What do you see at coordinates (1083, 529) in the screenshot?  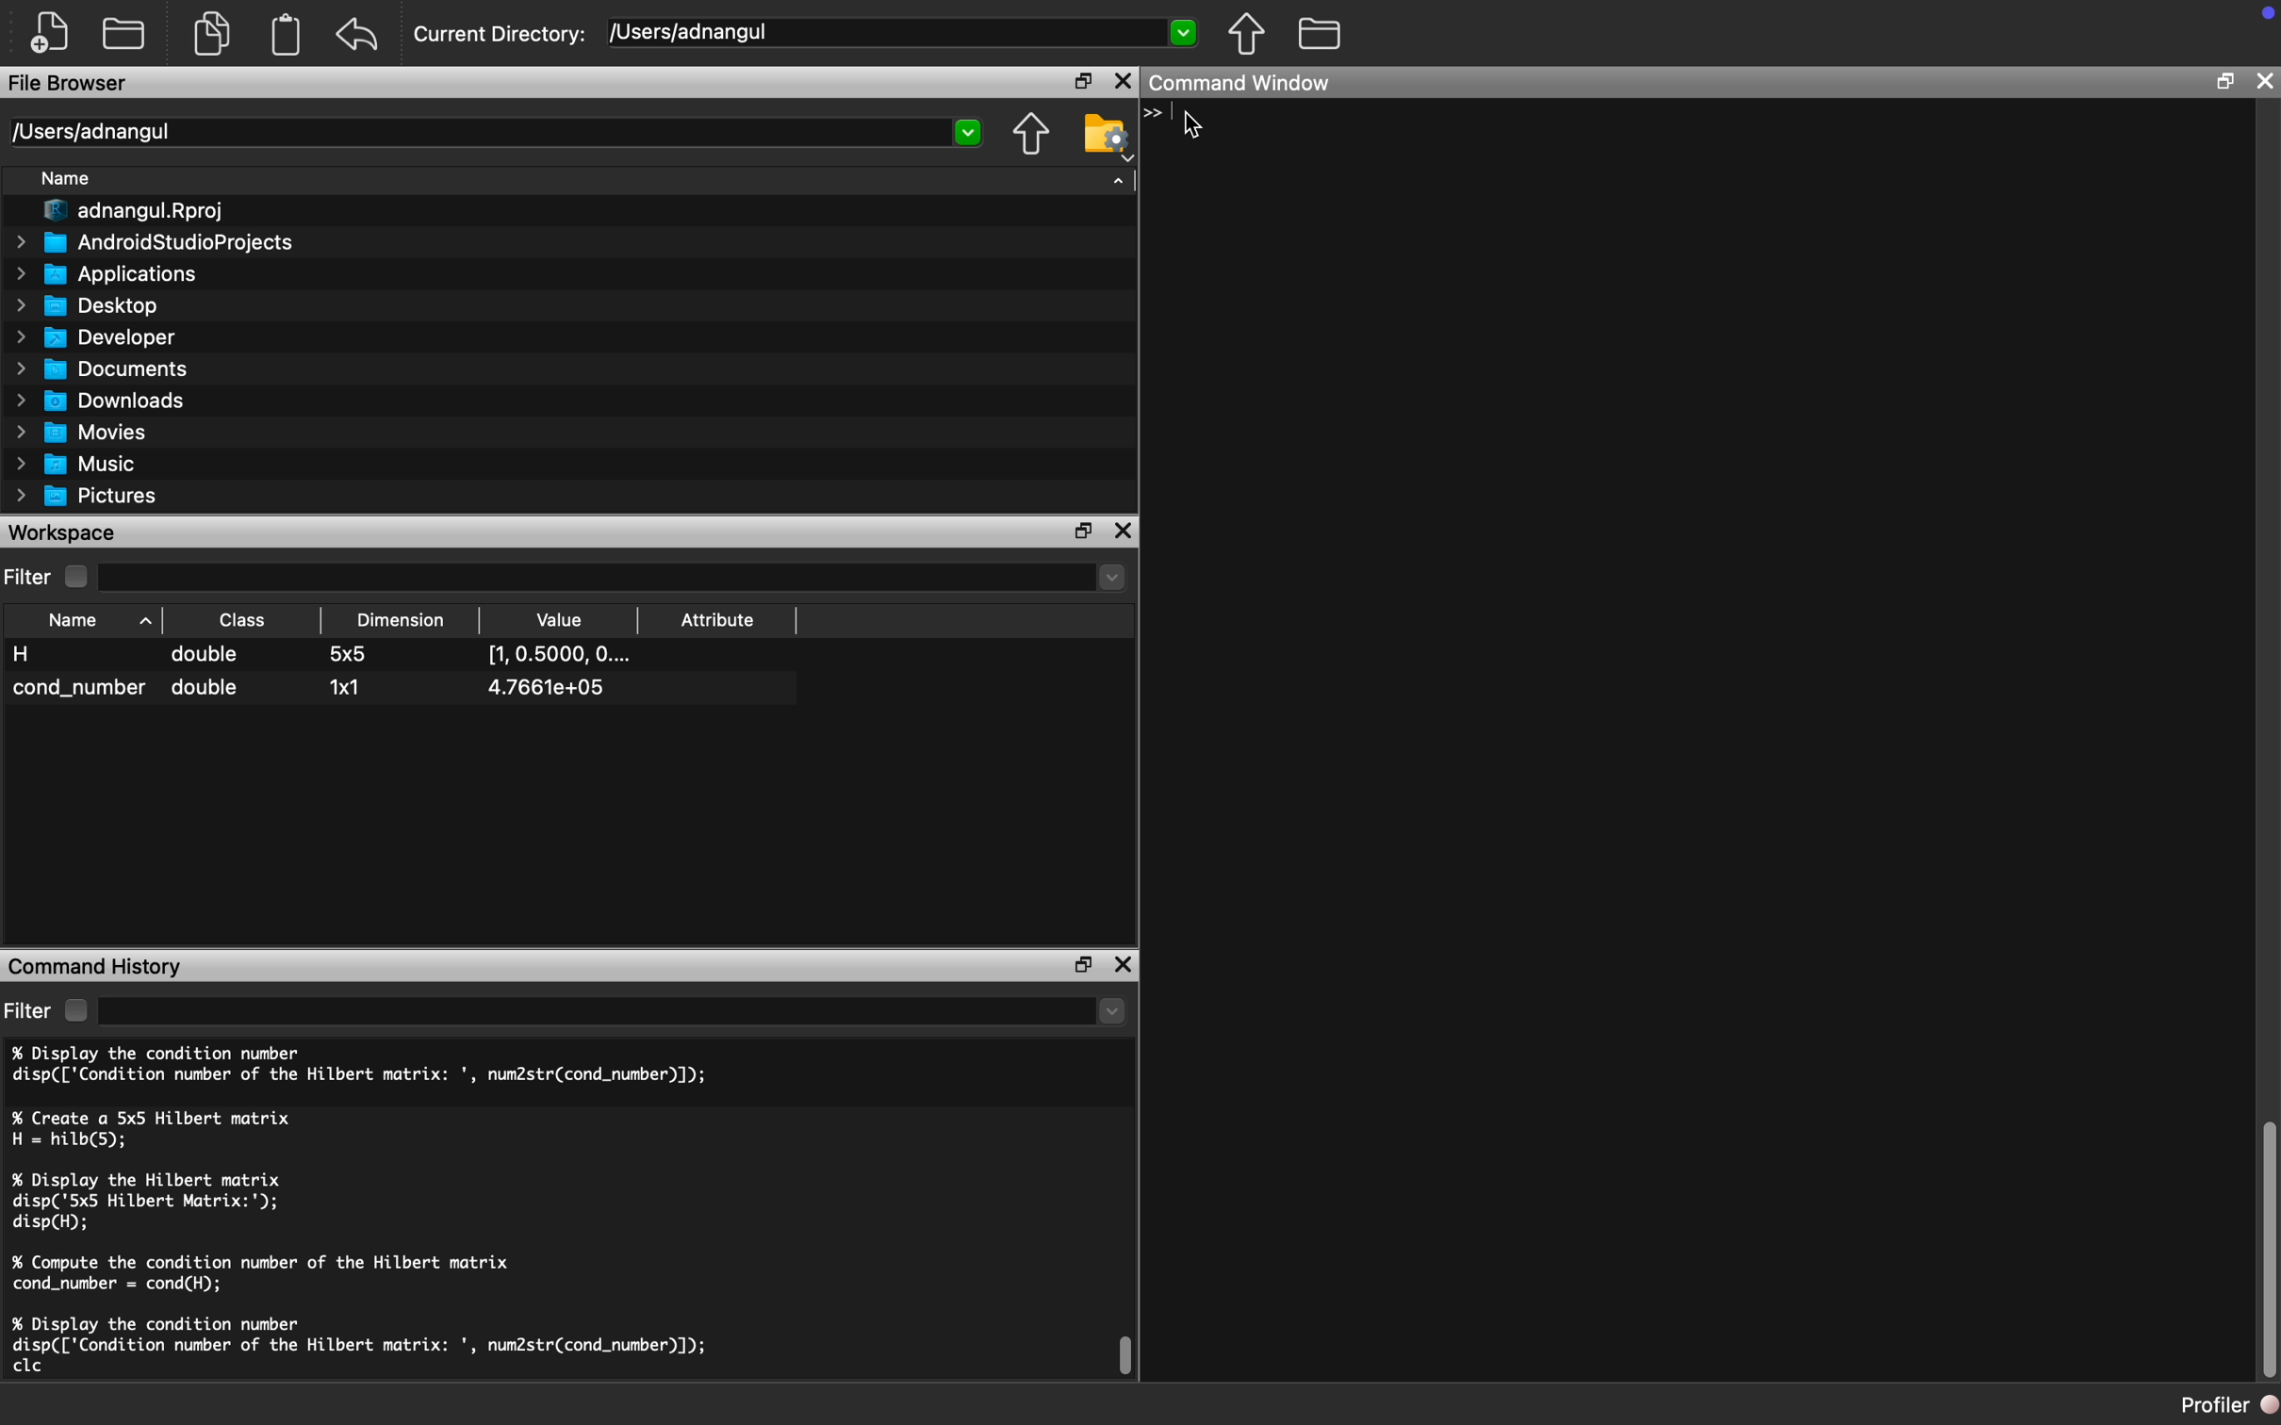 I see `Restore Down` at bounding box center [1083, 529].